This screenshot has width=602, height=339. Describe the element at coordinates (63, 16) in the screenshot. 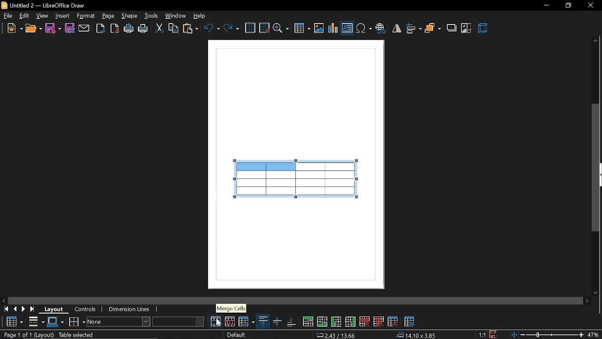

I see `insert` at that location.